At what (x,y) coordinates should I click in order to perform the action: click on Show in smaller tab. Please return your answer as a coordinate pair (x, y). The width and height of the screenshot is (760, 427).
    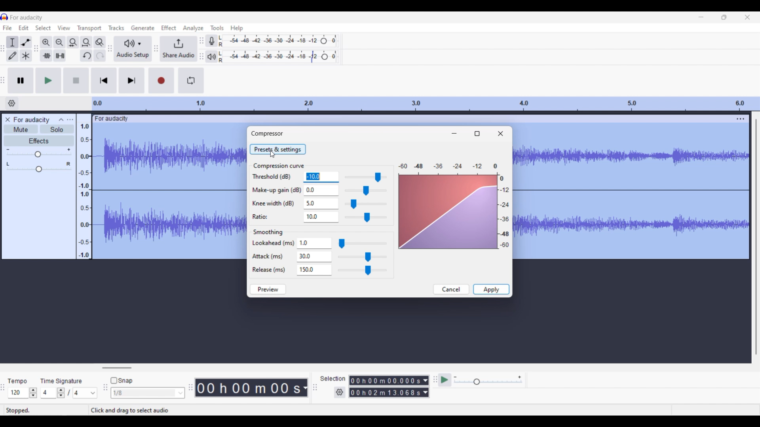
    Looking at the image, I should click on (724, 17).